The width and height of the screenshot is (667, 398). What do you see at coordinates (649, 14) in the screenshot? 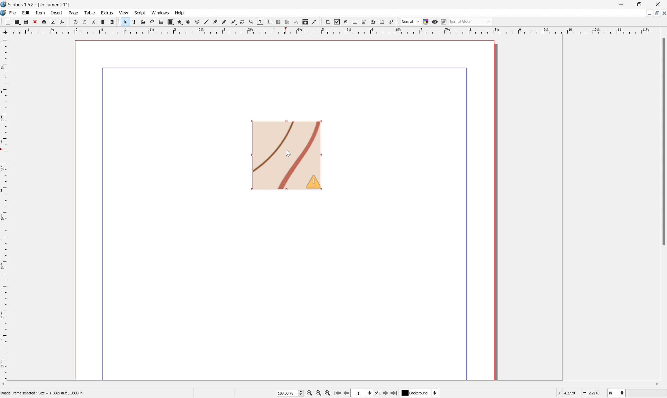
I see `Restore Down` at bounding box center [649, 14].